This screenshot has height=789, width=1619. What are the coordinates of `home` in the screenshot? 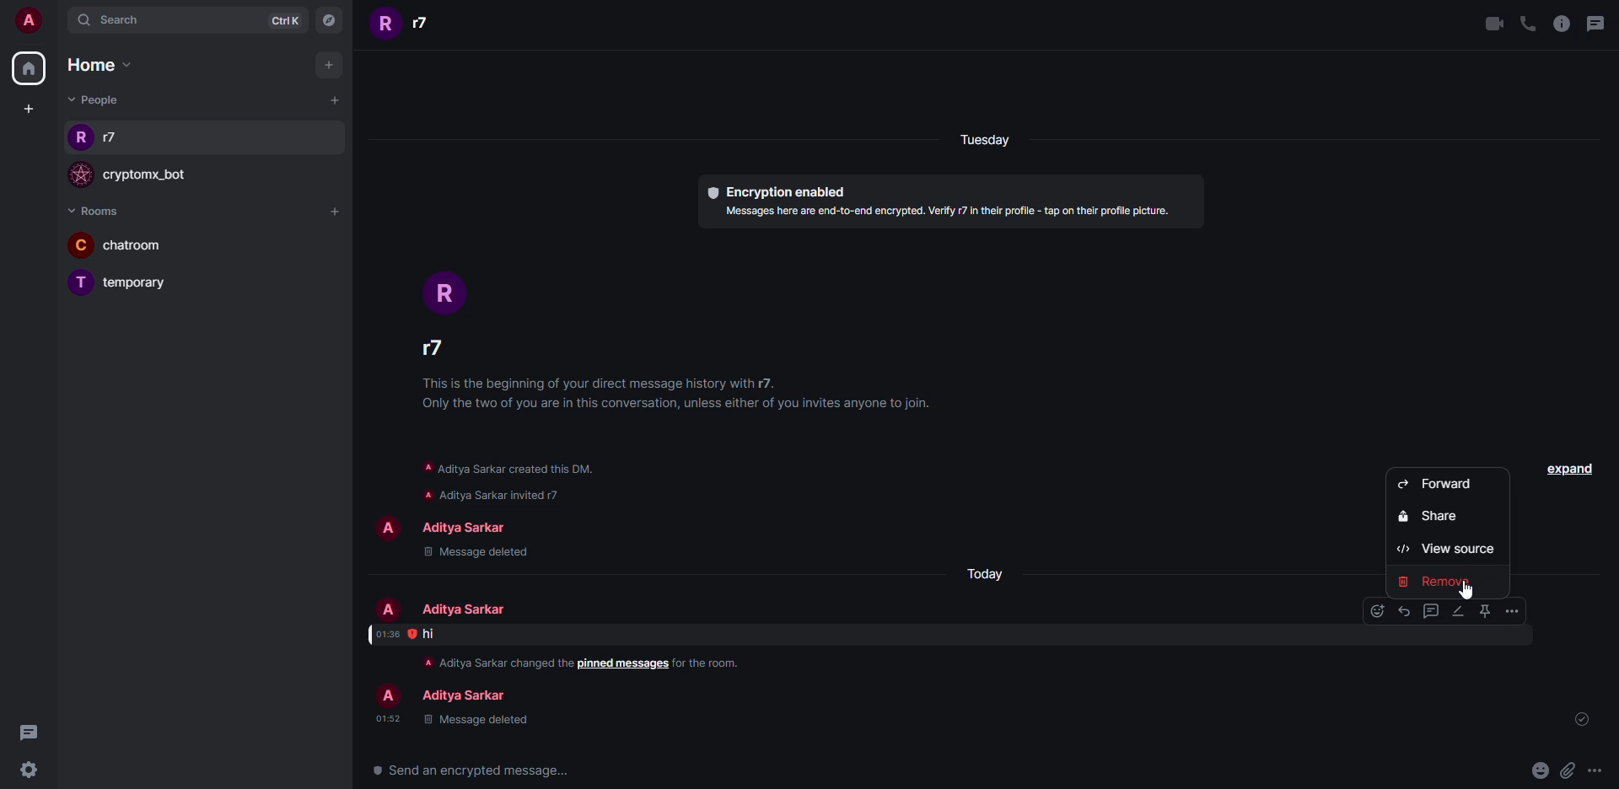 It's located at (99, 65).